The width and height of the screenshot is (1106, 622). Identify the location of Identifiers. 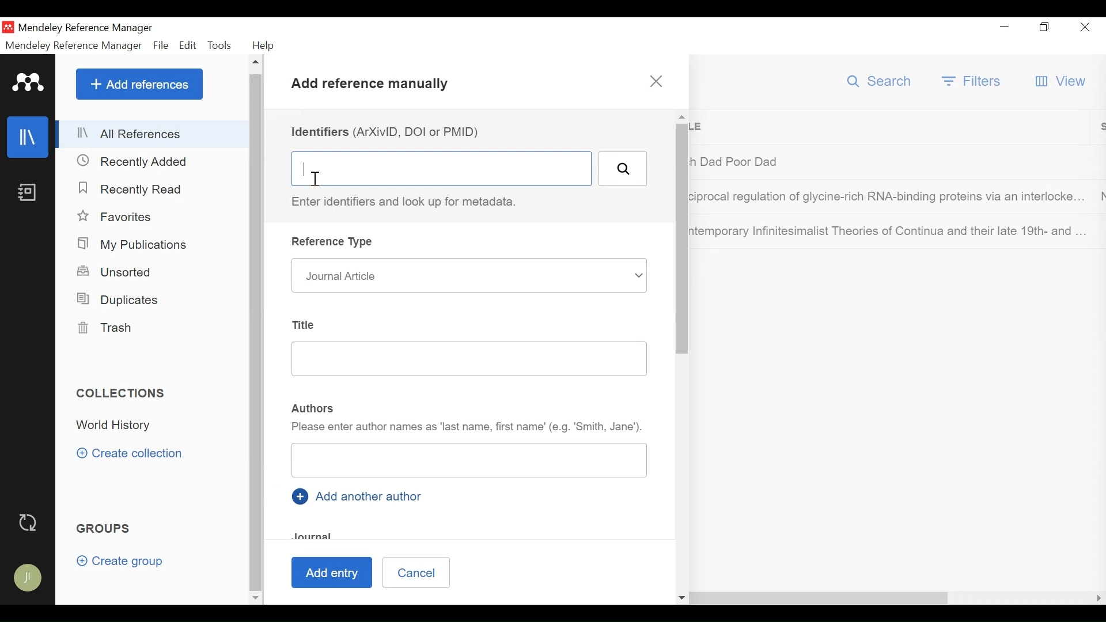
(441, 169).